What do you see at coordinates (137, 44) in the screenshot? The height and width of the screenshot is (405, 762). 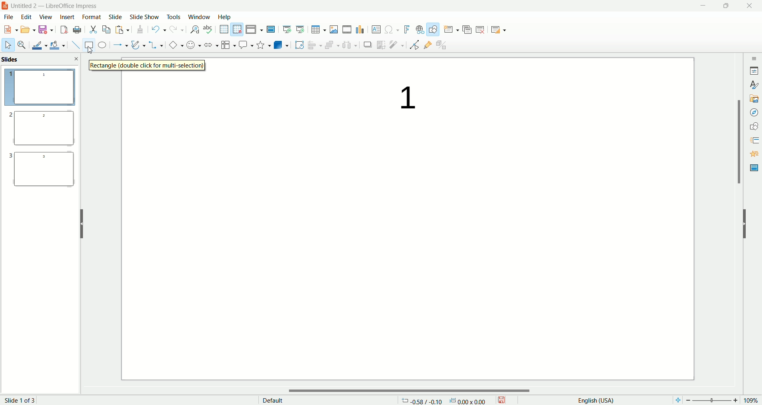 I see `curves and polygon` at bounding box center [137, 44].